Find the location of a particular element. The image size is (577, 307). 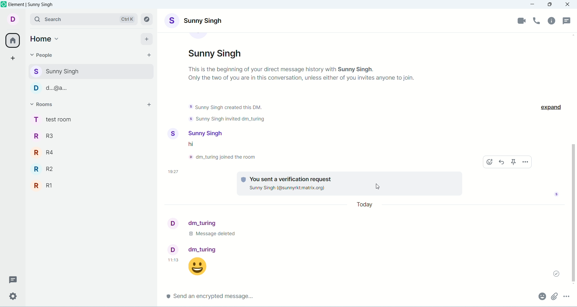

add is located at coordinates (148, 38).